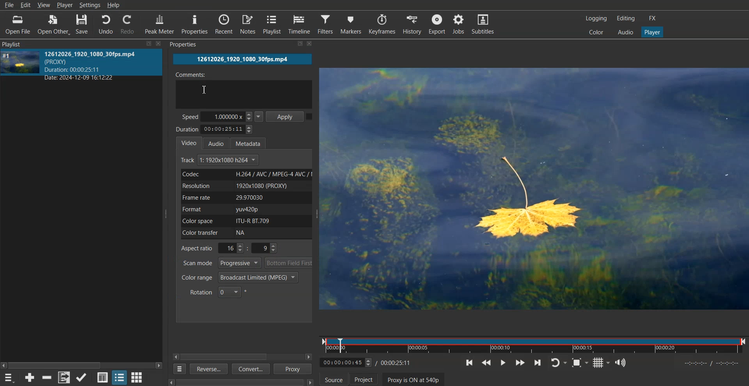  What do you see at coordinates (485, 24) in the screenshot?
I see `Subtitle` at bounding box center [485, 24].